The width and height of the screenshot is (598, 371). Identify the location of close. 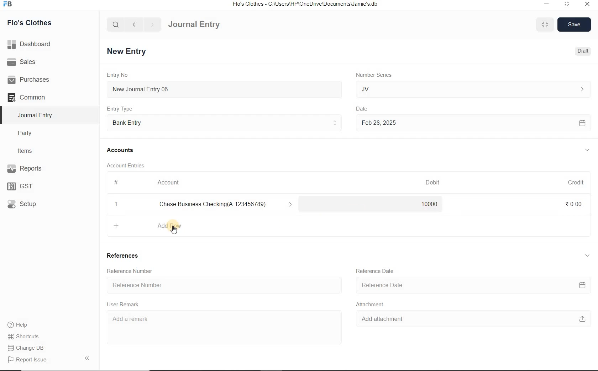
(587, 4).